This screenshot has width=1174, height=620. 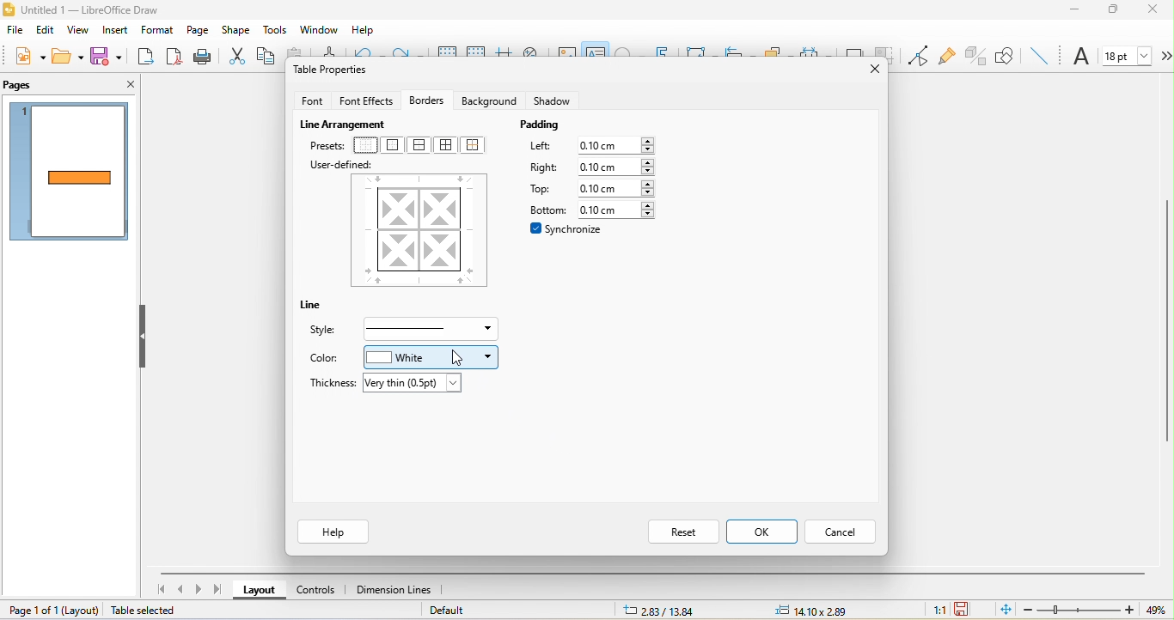 What do you see at coordinates (621, 144) in the screenshot?
I see `0.10 cm` at bounding box center [621, 144].